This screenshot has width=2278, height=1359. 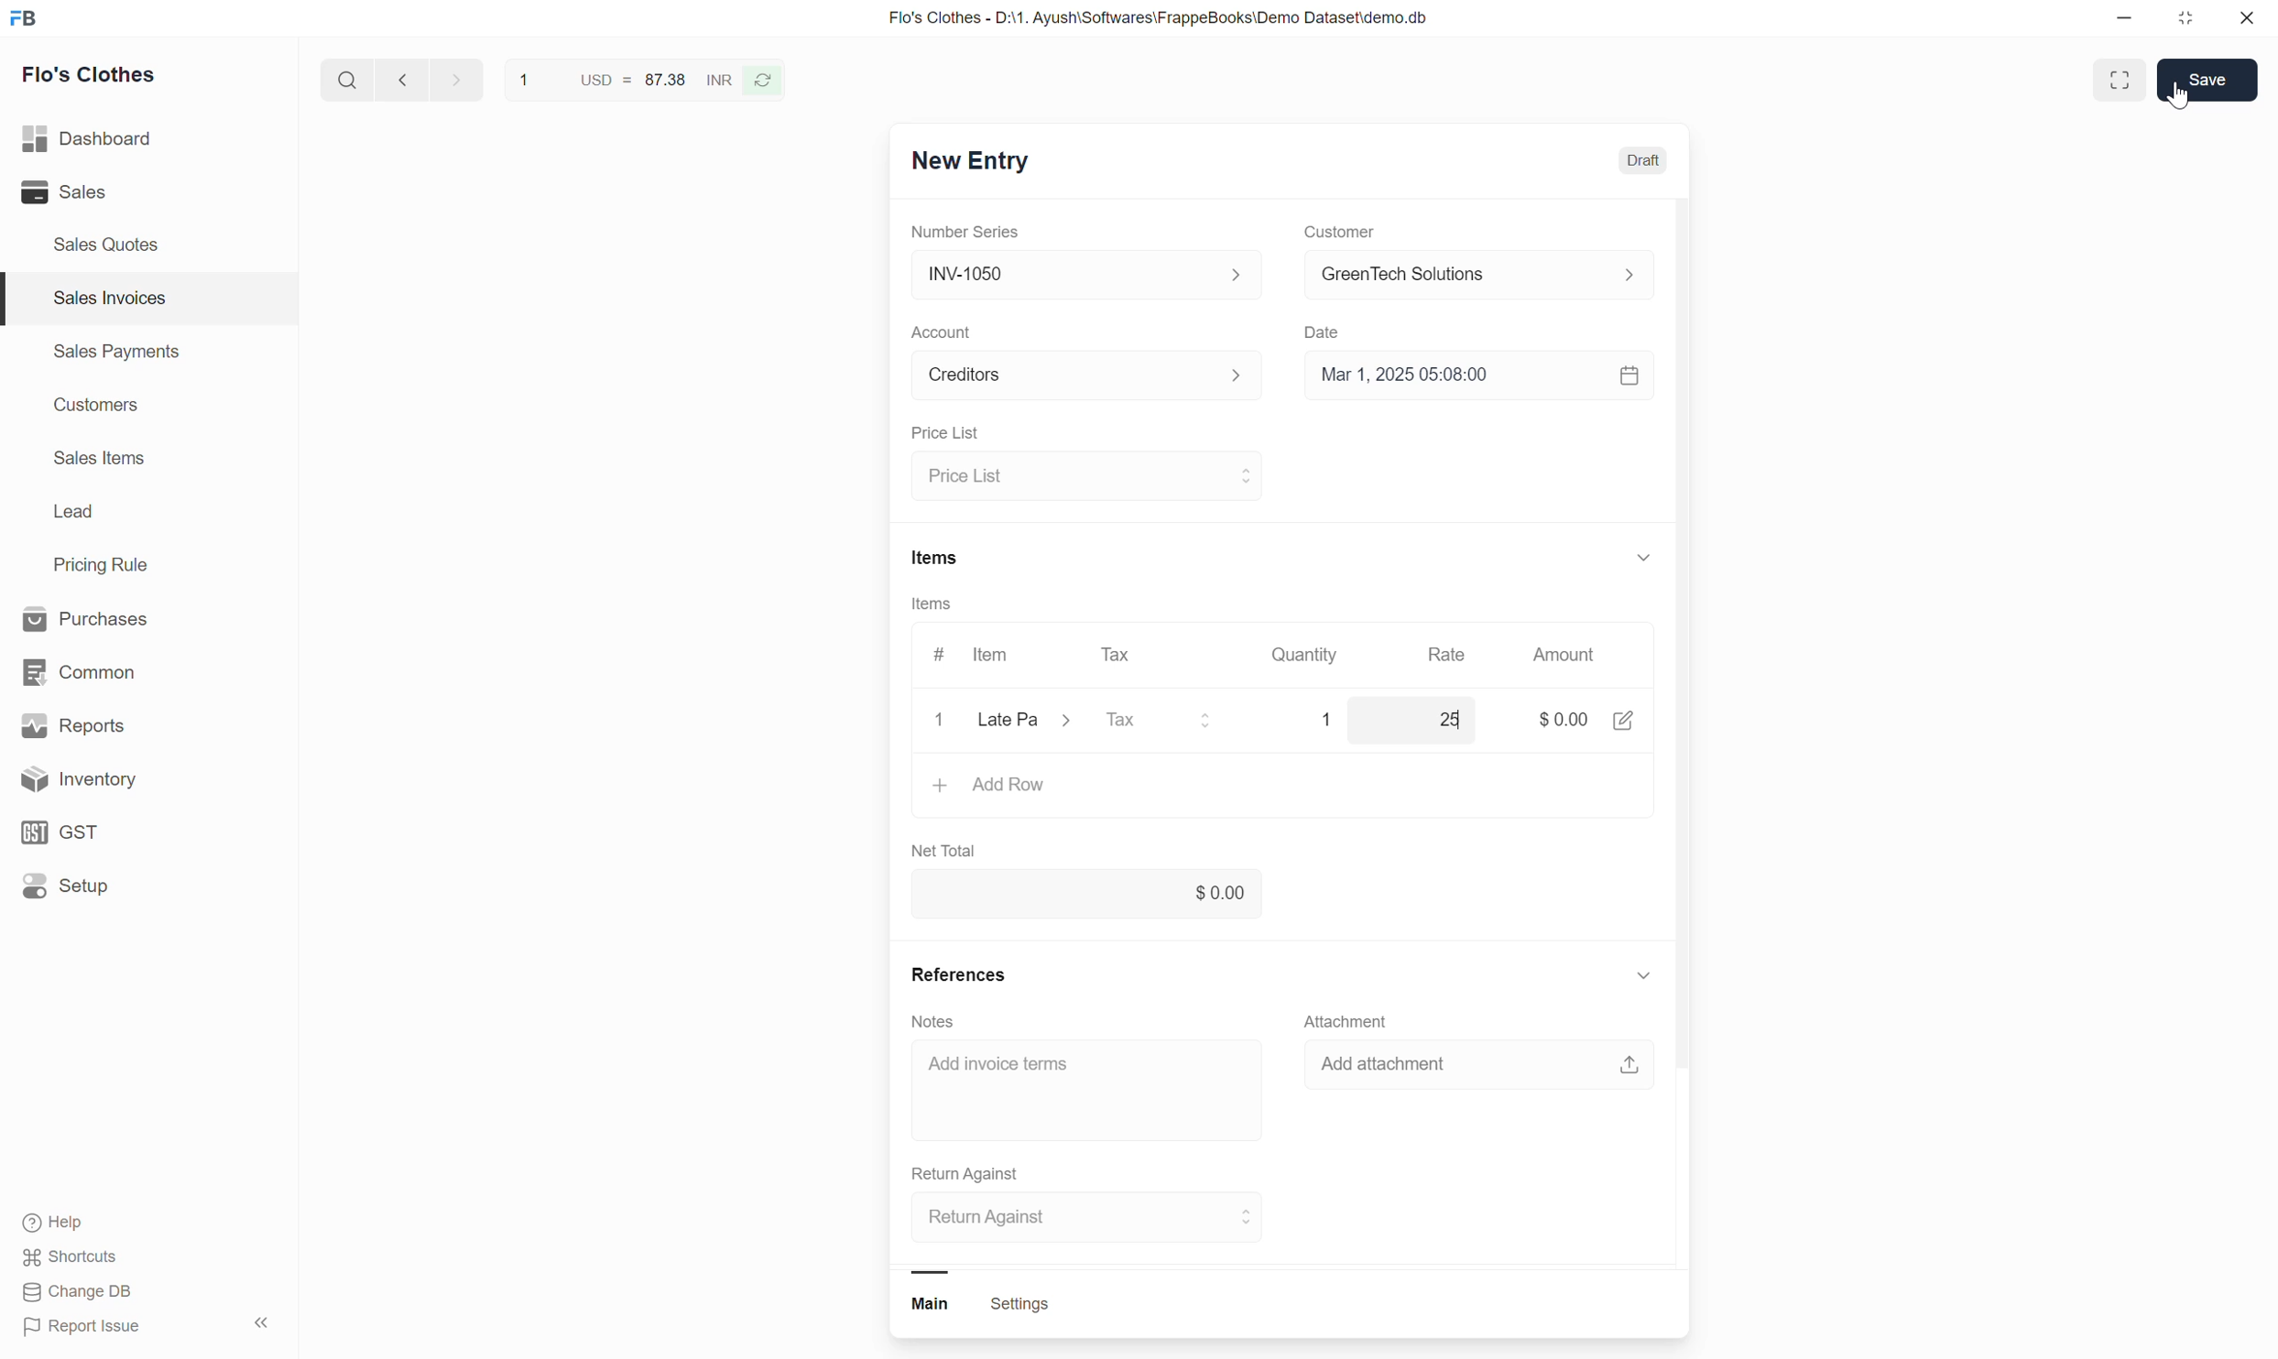 What do you see at coordinates (106, 244) in the screenshot?
I see `Sales Quotes` at bounding box center [106, 244].